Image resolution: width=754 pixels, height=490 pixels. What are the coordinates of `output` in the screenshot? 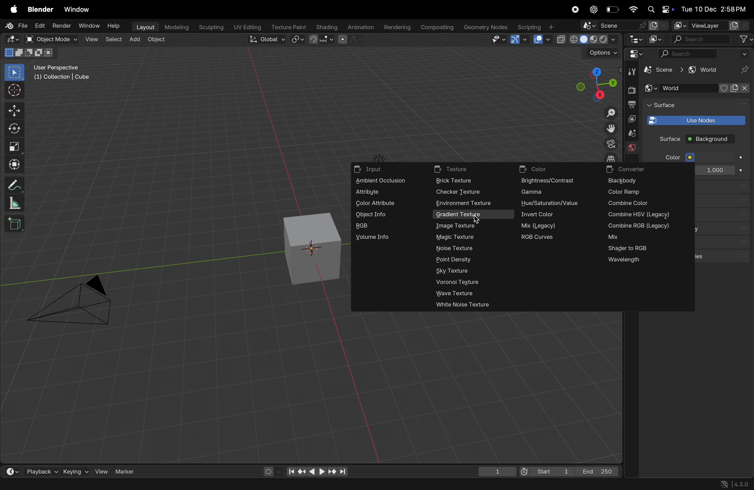 It's located at (632, 104).